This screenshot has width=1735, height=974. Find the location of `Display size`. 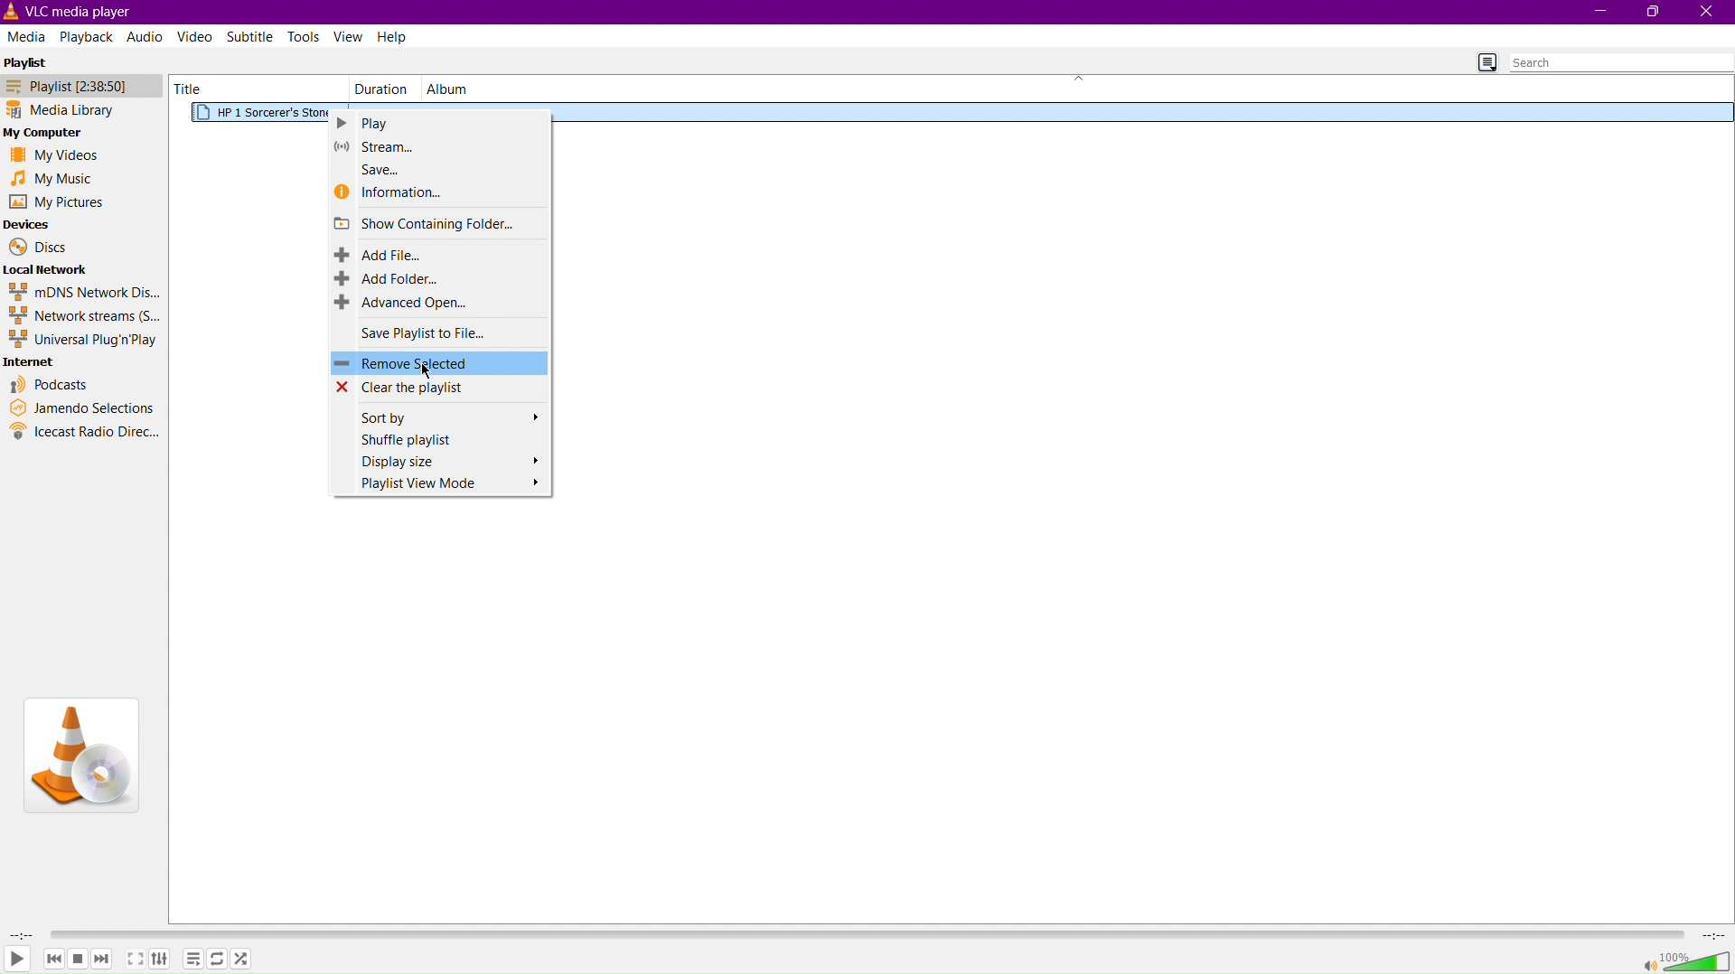

Display size is located at coordinates (439, 460).